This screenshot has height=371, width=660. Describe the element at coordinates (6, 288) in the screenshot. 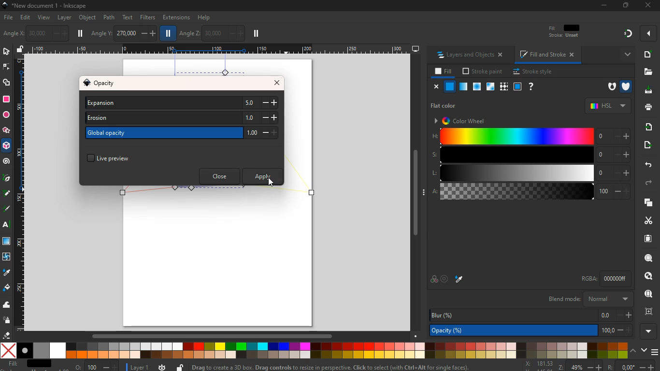

I see `paint` at that location.